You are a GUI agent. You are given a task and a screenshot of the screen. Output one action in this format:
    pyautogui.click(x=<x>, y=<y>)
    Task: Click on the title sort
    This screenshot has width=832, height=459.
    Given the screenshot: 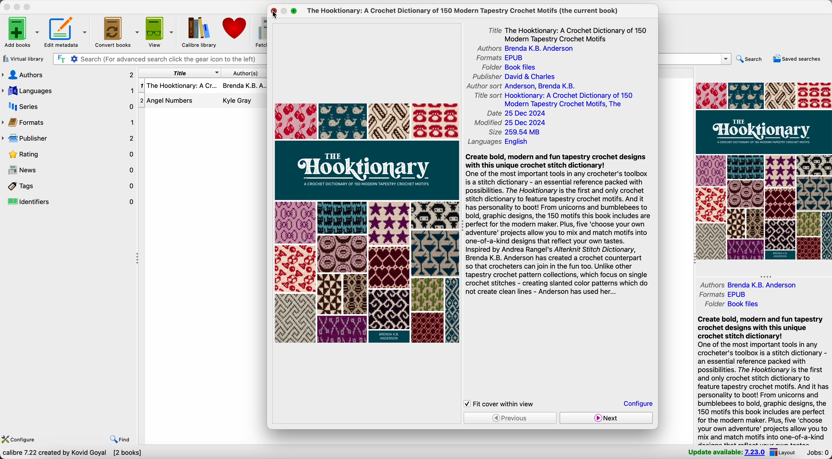 What is the action you would take?
    pyautogui.click(x=555, y=100)
    